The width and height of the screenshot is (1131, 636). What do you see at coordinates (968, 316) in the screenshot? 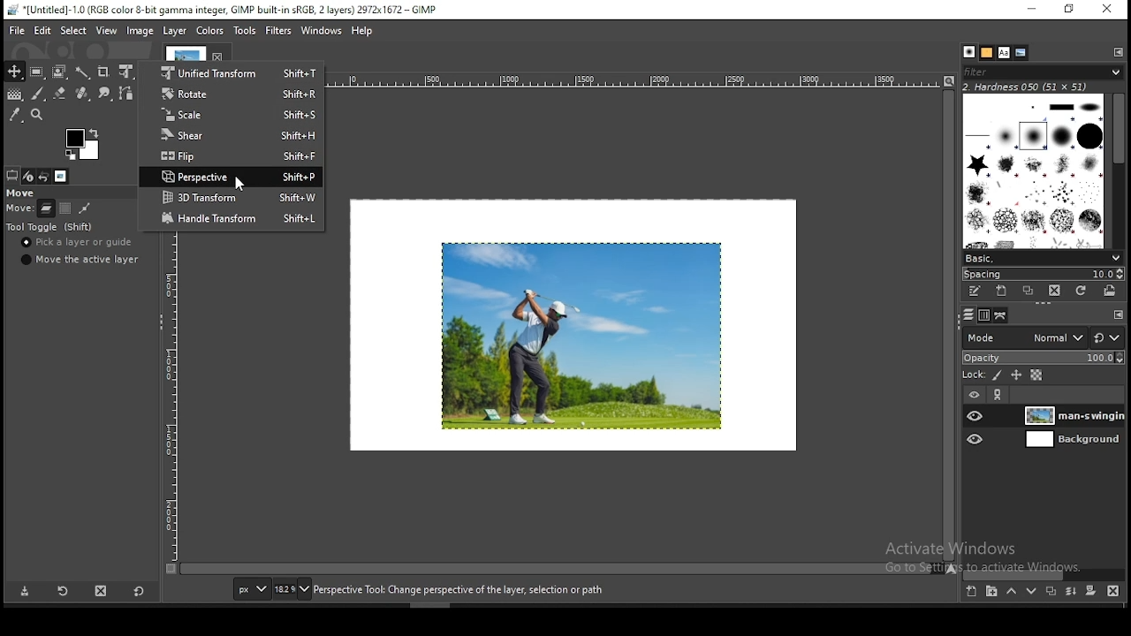
I see `layers` at bounding box center [968, 316].